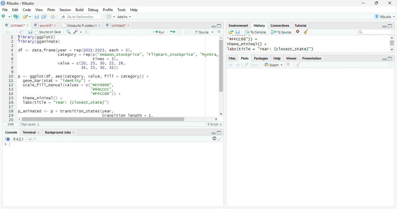 Image resolution: width=397 pixels, height=209 pixels. Describe the element at coordinates (15, 10) in the screenshot. I see `Edit` at that location.